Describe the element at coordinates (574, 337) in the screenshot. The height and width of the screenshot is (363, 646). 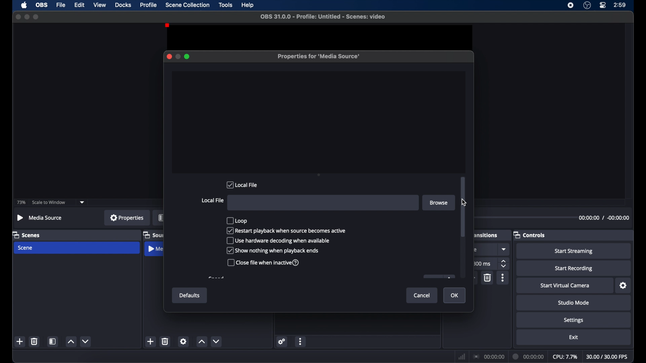
I see `exit` at that location.